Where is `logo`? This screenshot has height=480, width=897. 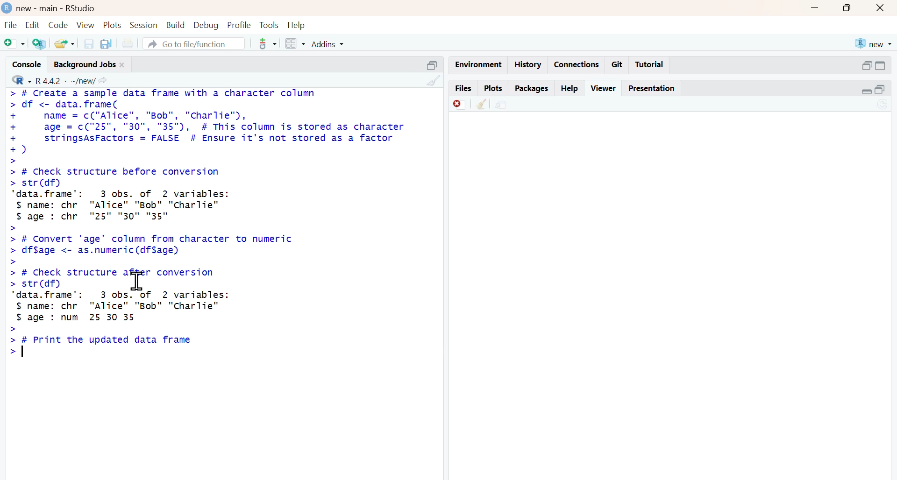
logo is located at coordinates (8, 7).